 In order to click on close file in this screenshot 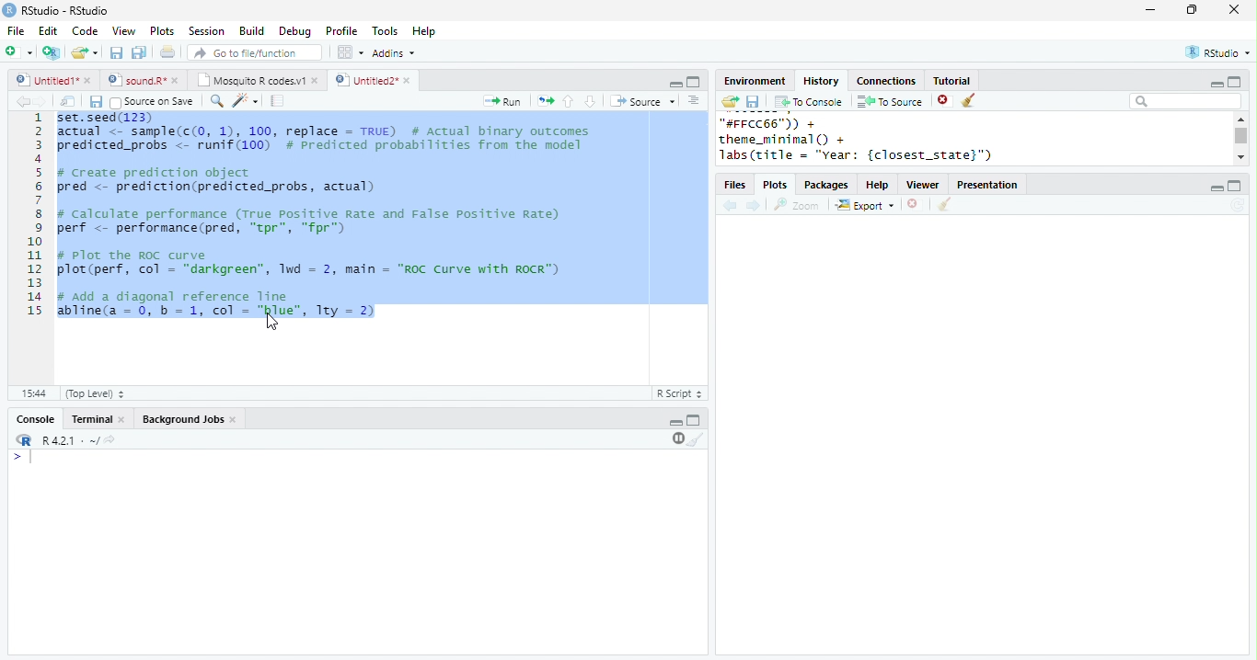, I will do `click(945, 101)`.